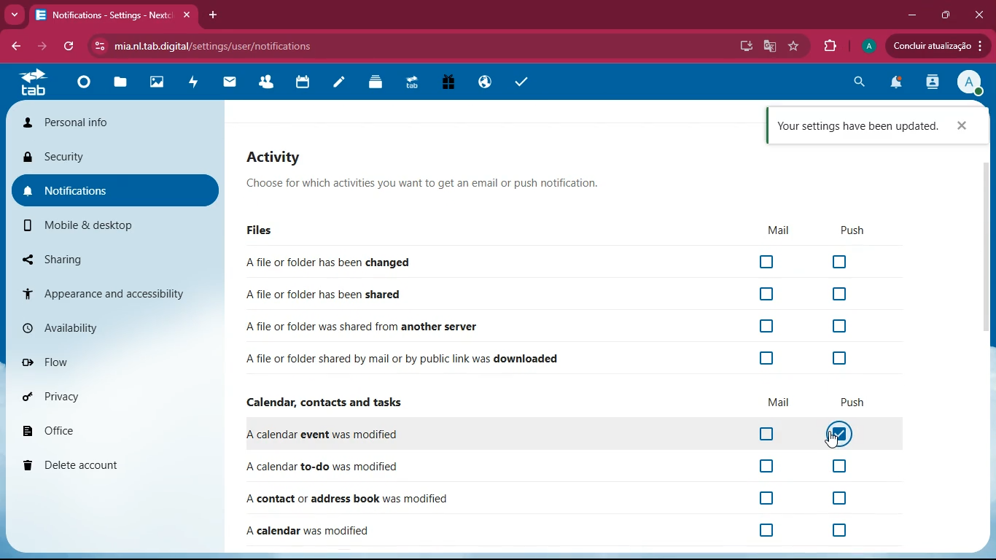  What do you see at coordinates (913, 15) in the screenshot?
I see `minimize` at bounding box center [913, 15].